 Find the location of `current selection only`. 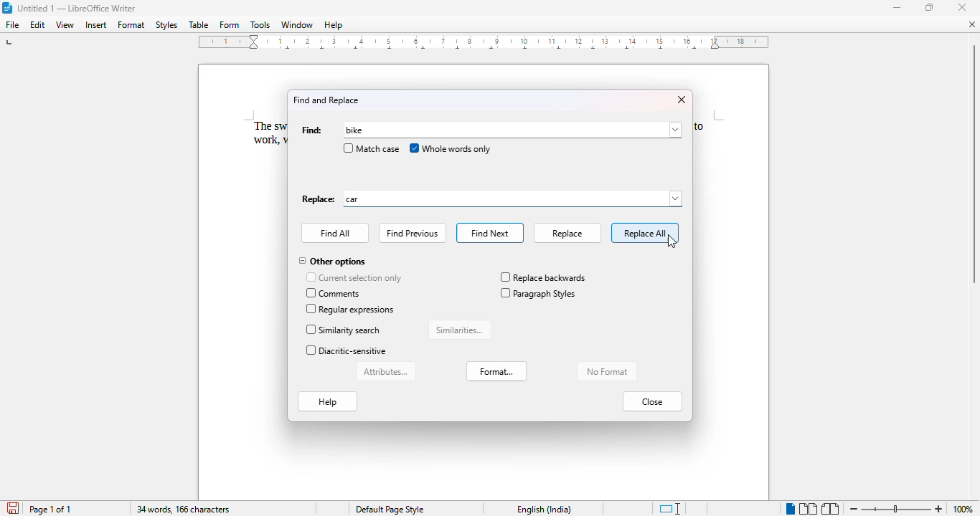

current selection only is located at coordinates (354, 277).